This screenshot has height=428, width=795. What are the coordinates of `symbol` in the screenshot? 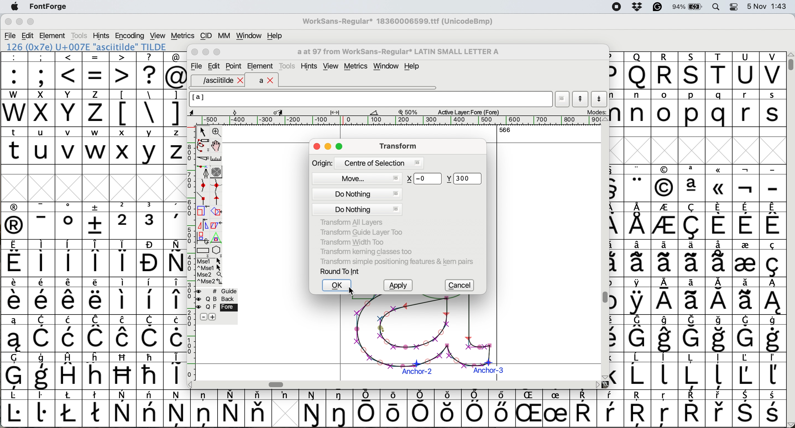 It's located at (70, 370).